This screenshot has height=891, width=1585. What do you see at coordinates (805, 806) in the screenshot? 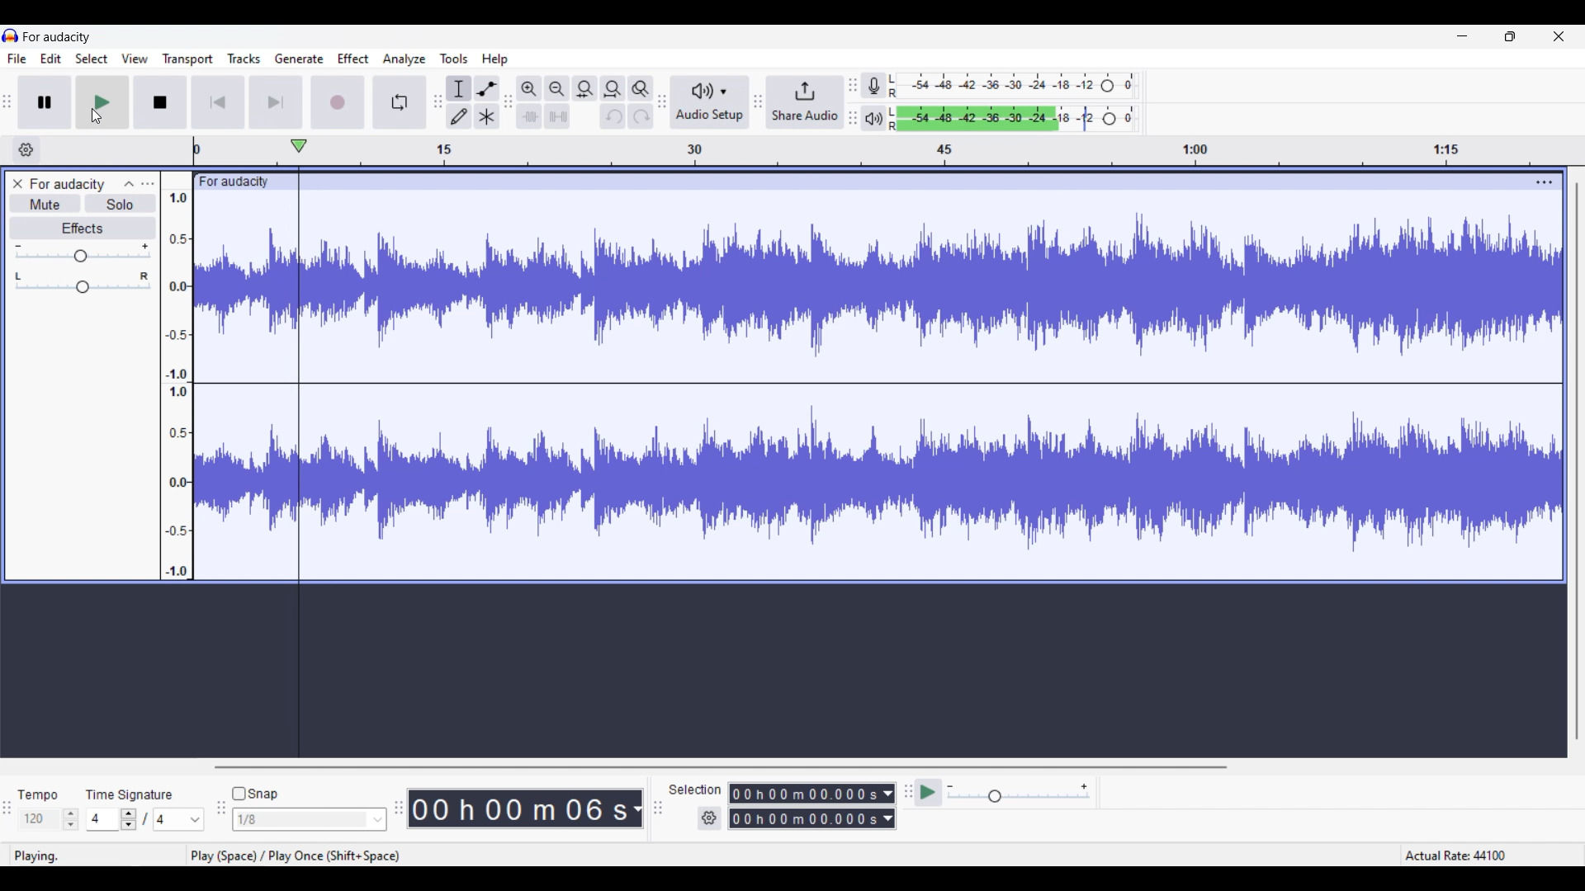
I see `Selection duration changed` at bounding box center [805, 806].